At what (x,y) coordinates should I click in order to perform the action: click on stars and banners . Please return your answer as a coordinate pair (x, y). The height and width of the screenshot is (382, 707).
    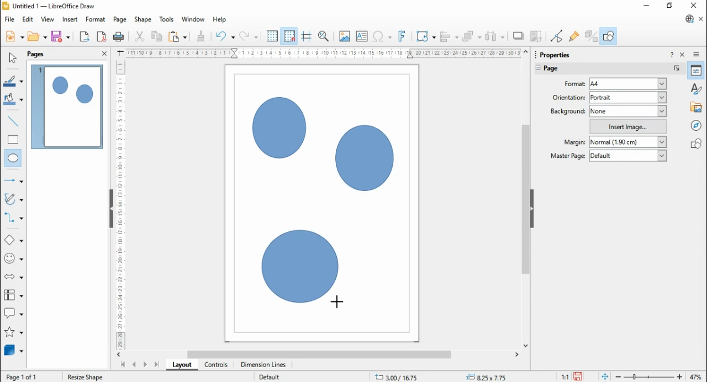
    Looking at the image, I should click on (13, 333).